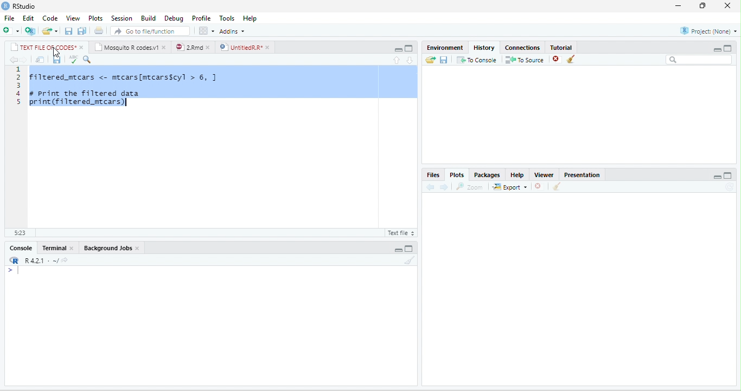  Describe the element at coordinates (678, 6) in the screenshot. I see `minimize` at that location.